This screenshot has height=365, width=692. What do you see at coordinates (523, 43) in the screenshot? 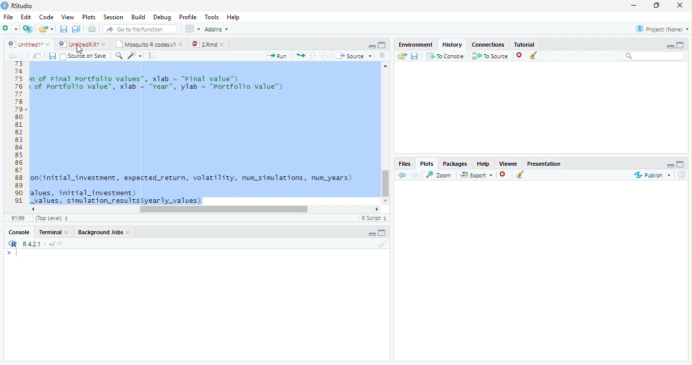
I see `Tutorial` at bounding box center [523, 43].